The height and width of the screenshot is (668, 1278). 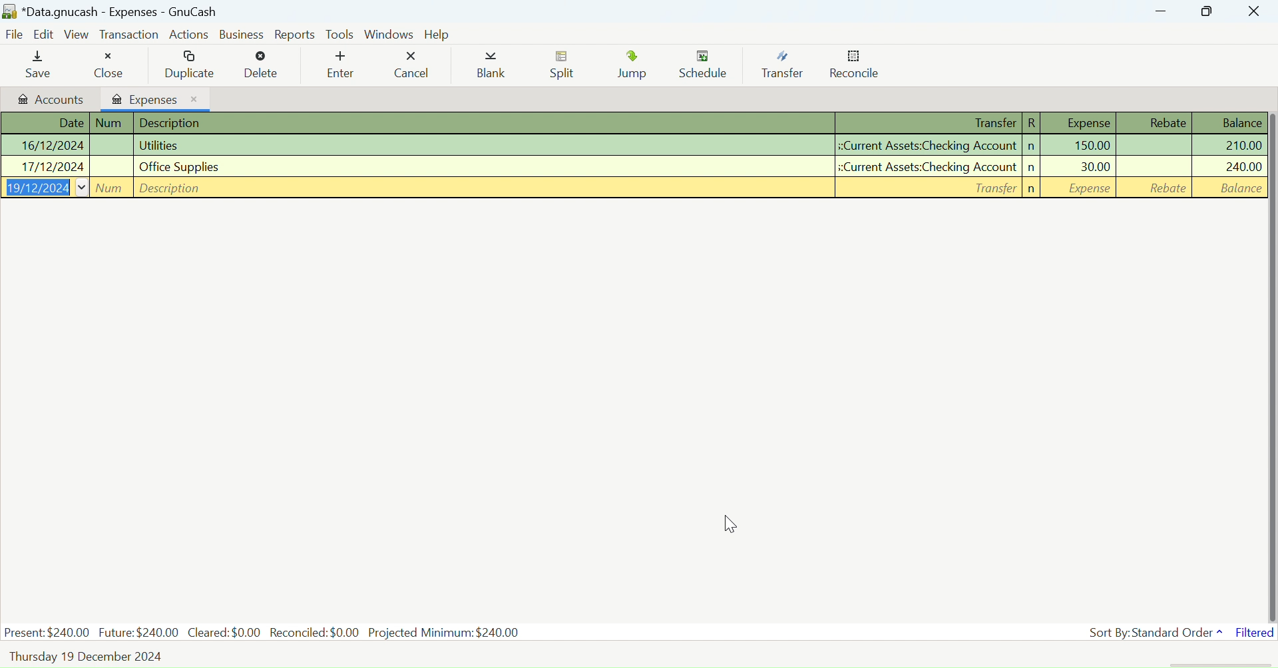 What do you see at coordinates (635, 188) in the screenshot?
I see `New Entry Field` at bounding box center [635, 188].